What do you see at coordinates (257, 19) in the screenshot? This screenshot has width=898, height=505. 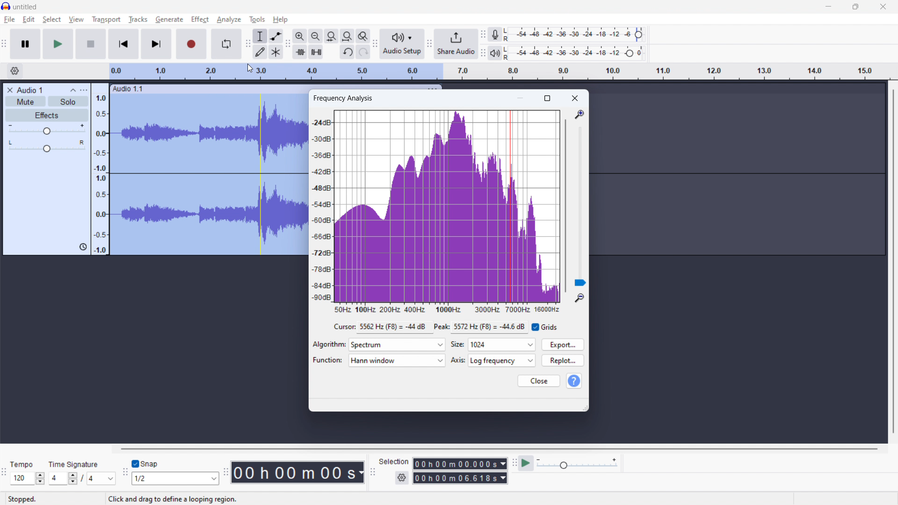 I see `tools` at bounding box center [257, 19].